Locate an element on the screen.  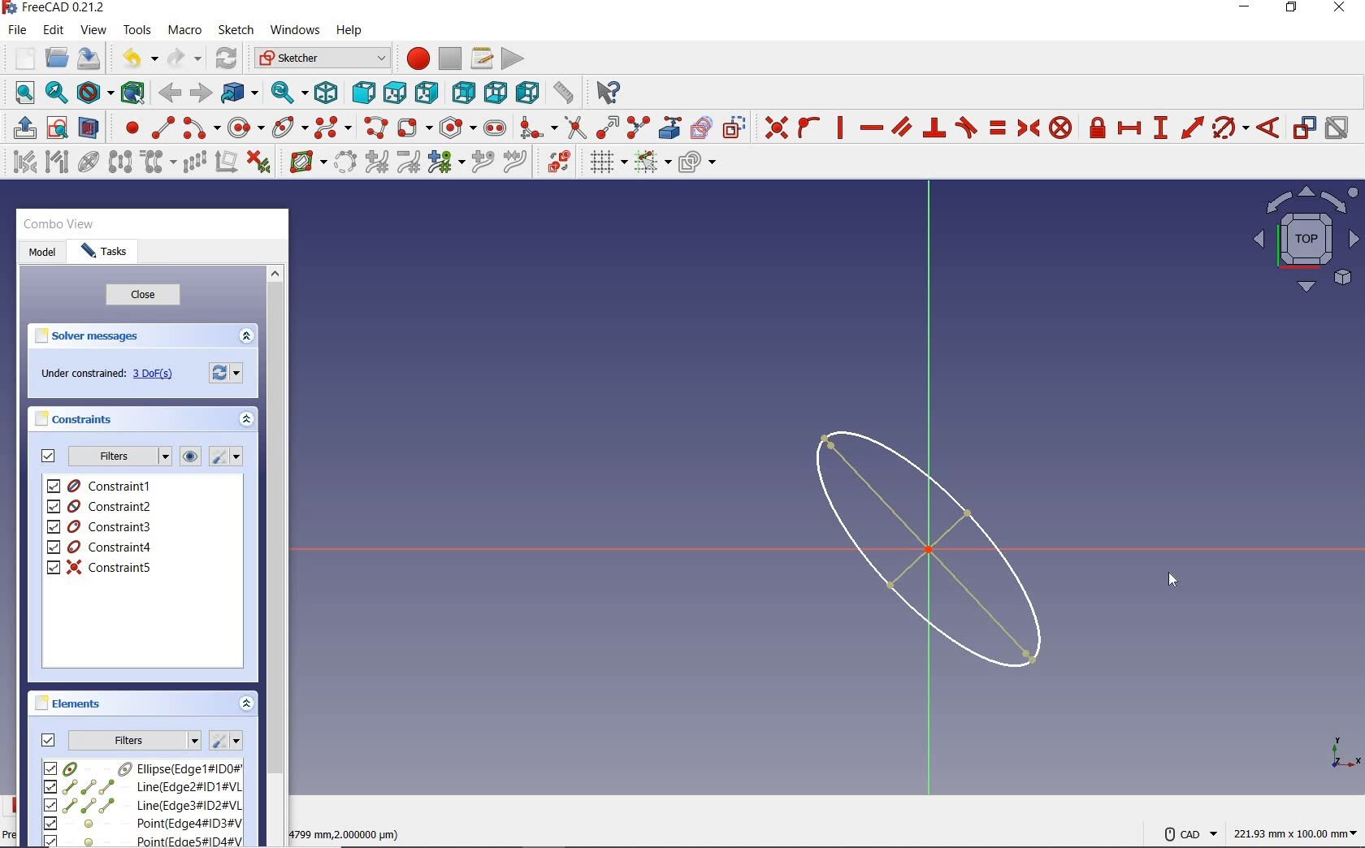
show/hide all listed constraints is located at coordinates (188, 457).